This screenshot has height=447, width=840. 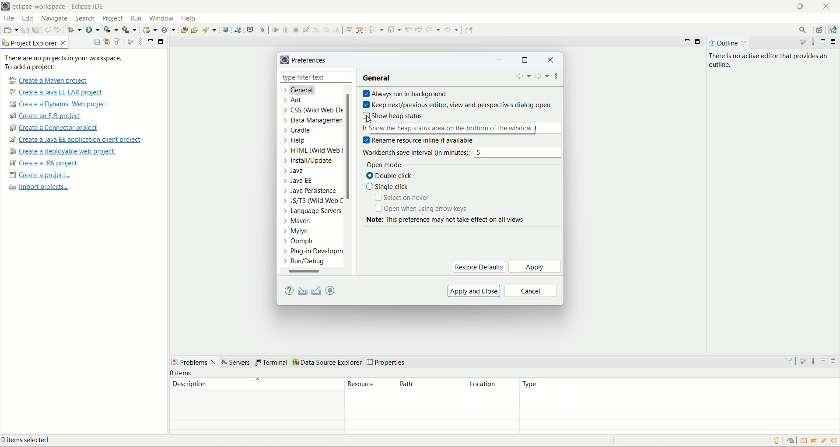 What do you see at coordinates (309, 263) in the screenshot?
I see `run/debug` at bounding box center [309, 263].